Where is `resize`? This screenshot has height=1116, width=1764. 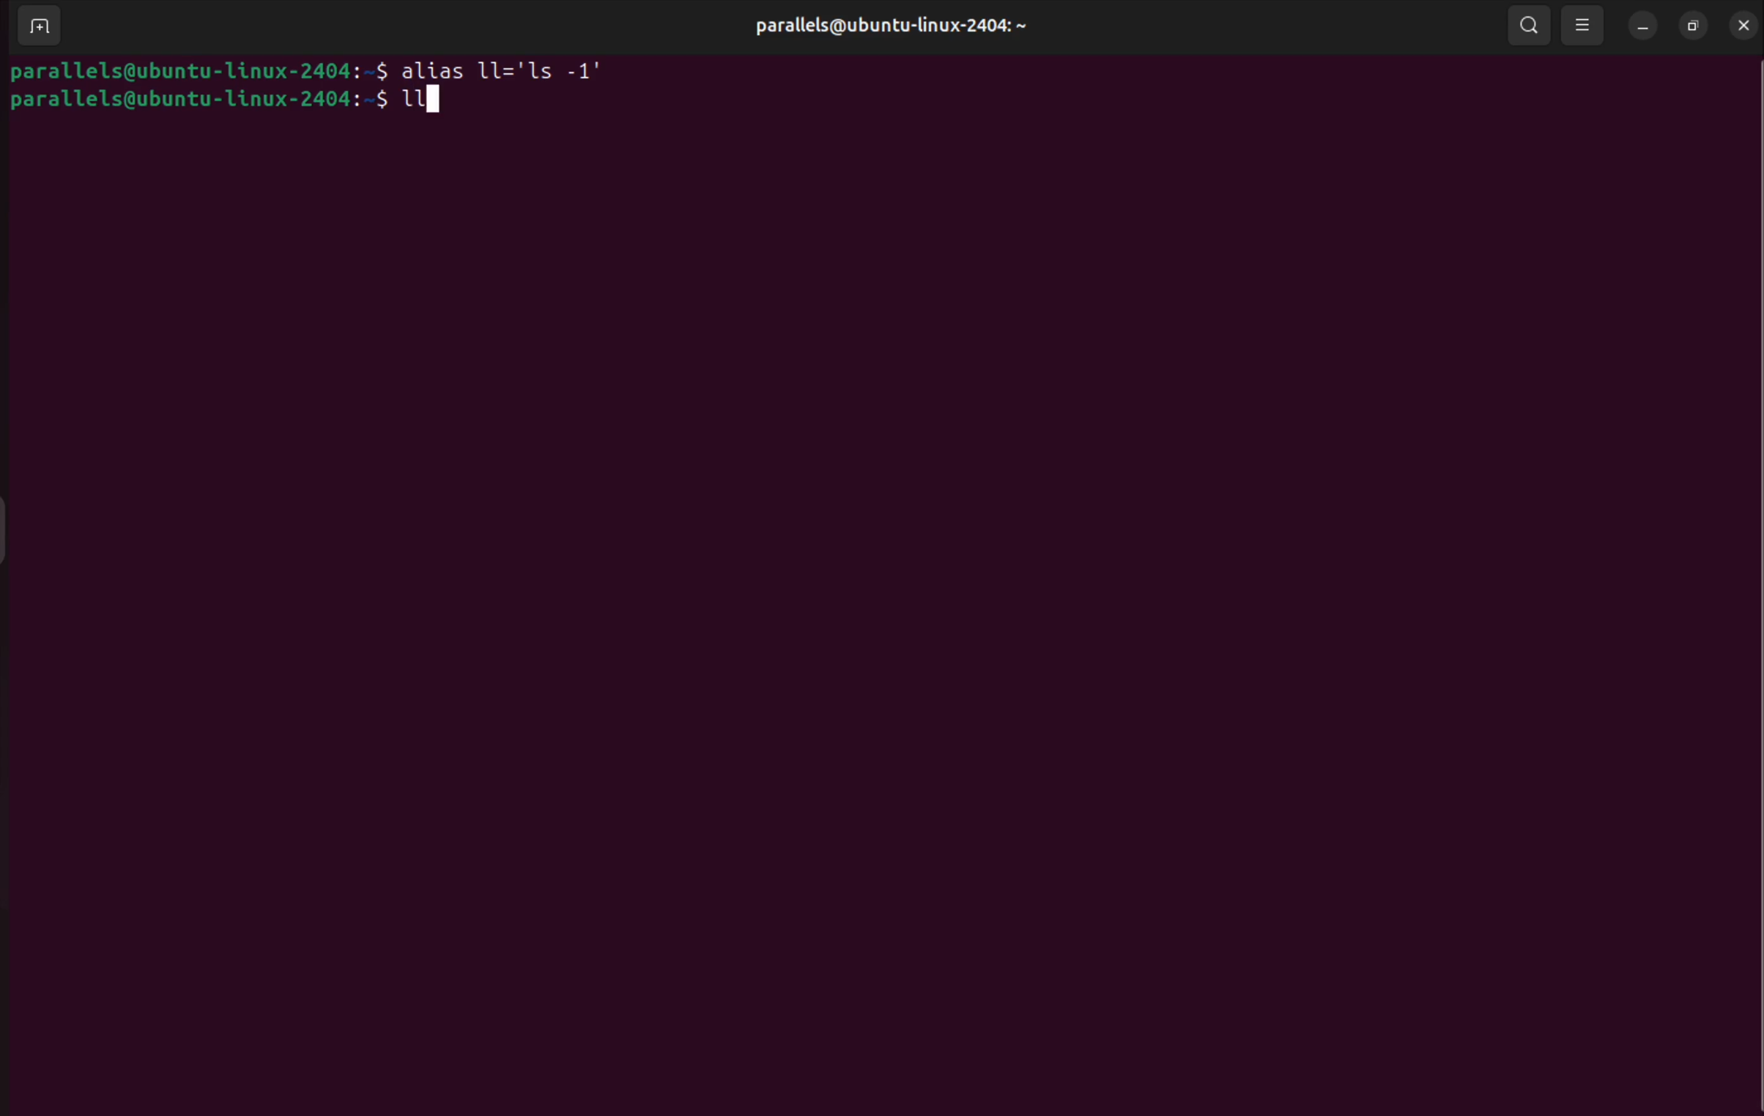 resize is located at coordinates (1691, 28).